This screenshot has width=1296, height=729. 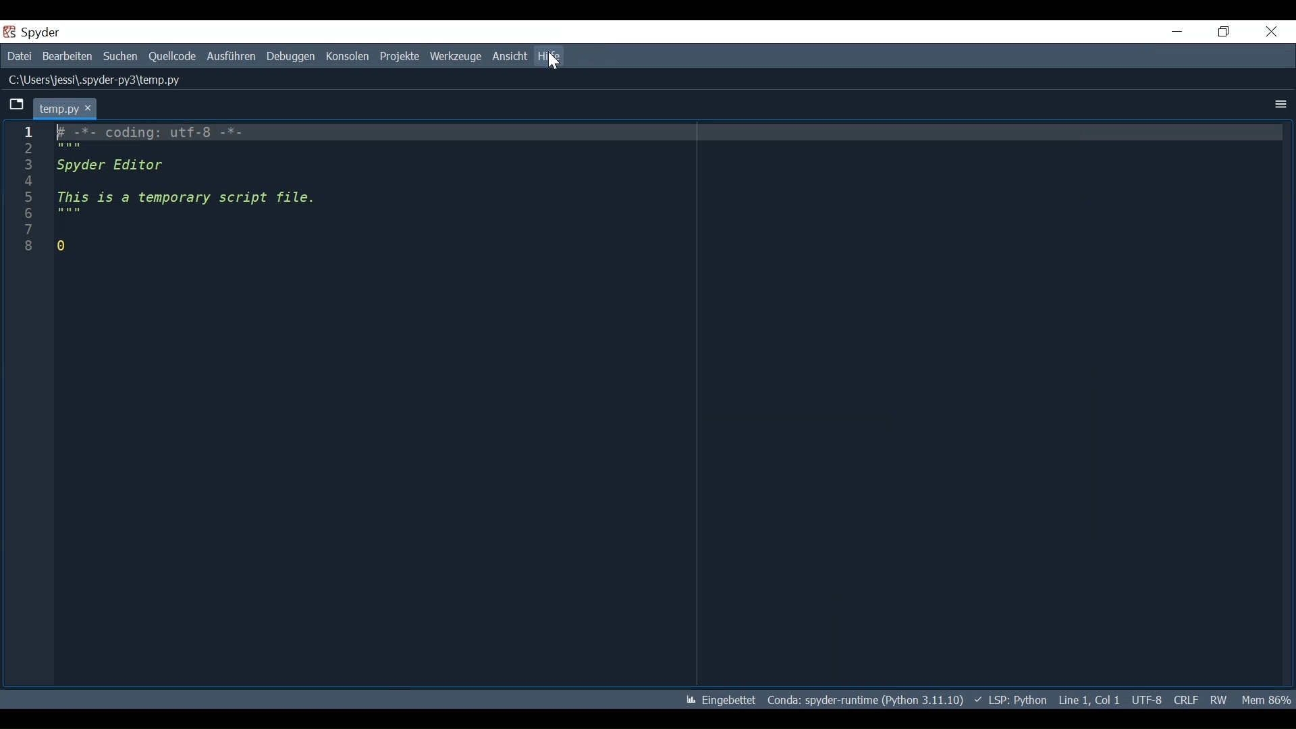 What do you see at coordinates (549, 56) in the screenshot?
I see `Help` at bounding box center [549, 56].